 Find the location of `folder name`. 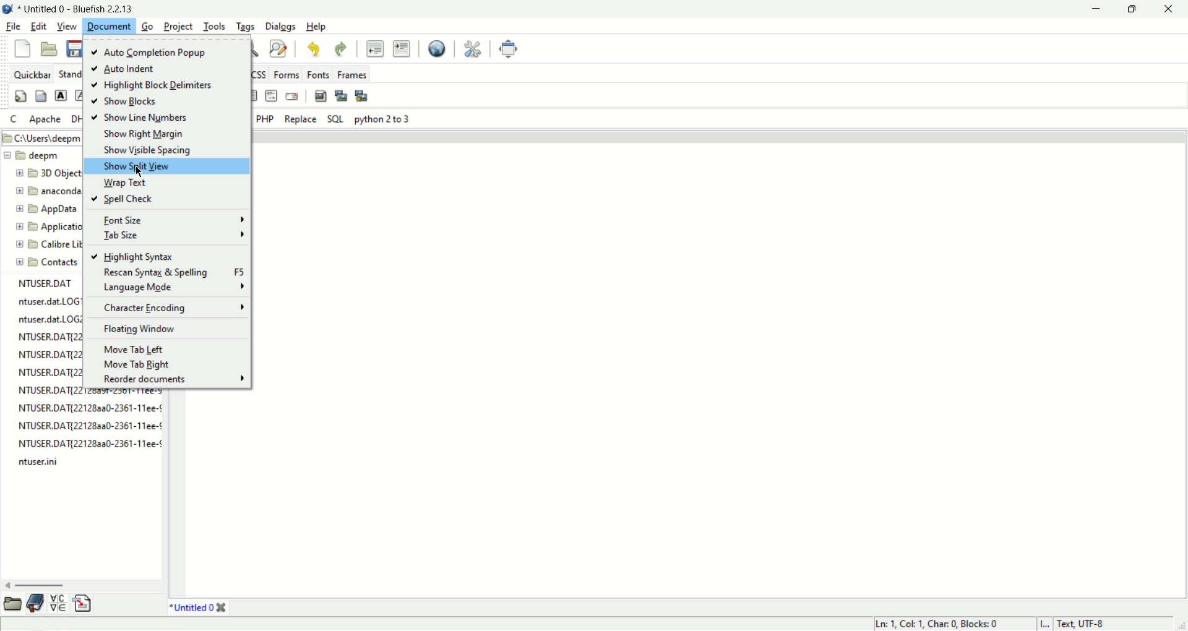

folder name is located at coordinates (41, 155).